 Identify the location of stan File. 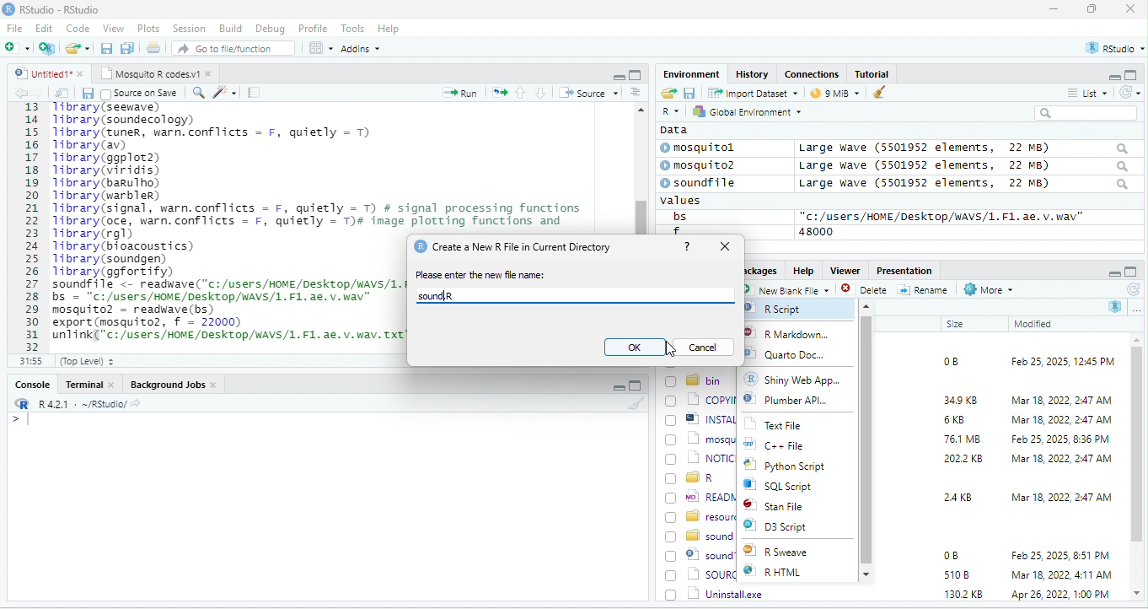
(786, 507).